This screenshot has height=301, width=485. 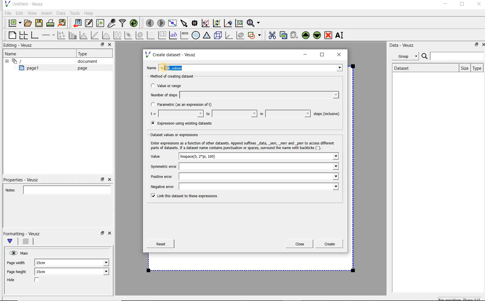 What do you see at coordinates (300, 244) in the screenshot?
I see `Close` at bounding box center [300, 244].